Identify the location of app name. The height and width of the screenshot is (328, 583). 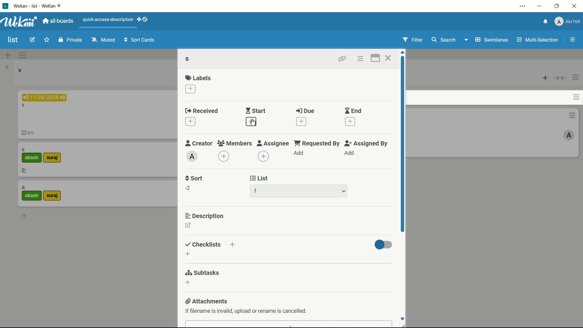
(40, 6).